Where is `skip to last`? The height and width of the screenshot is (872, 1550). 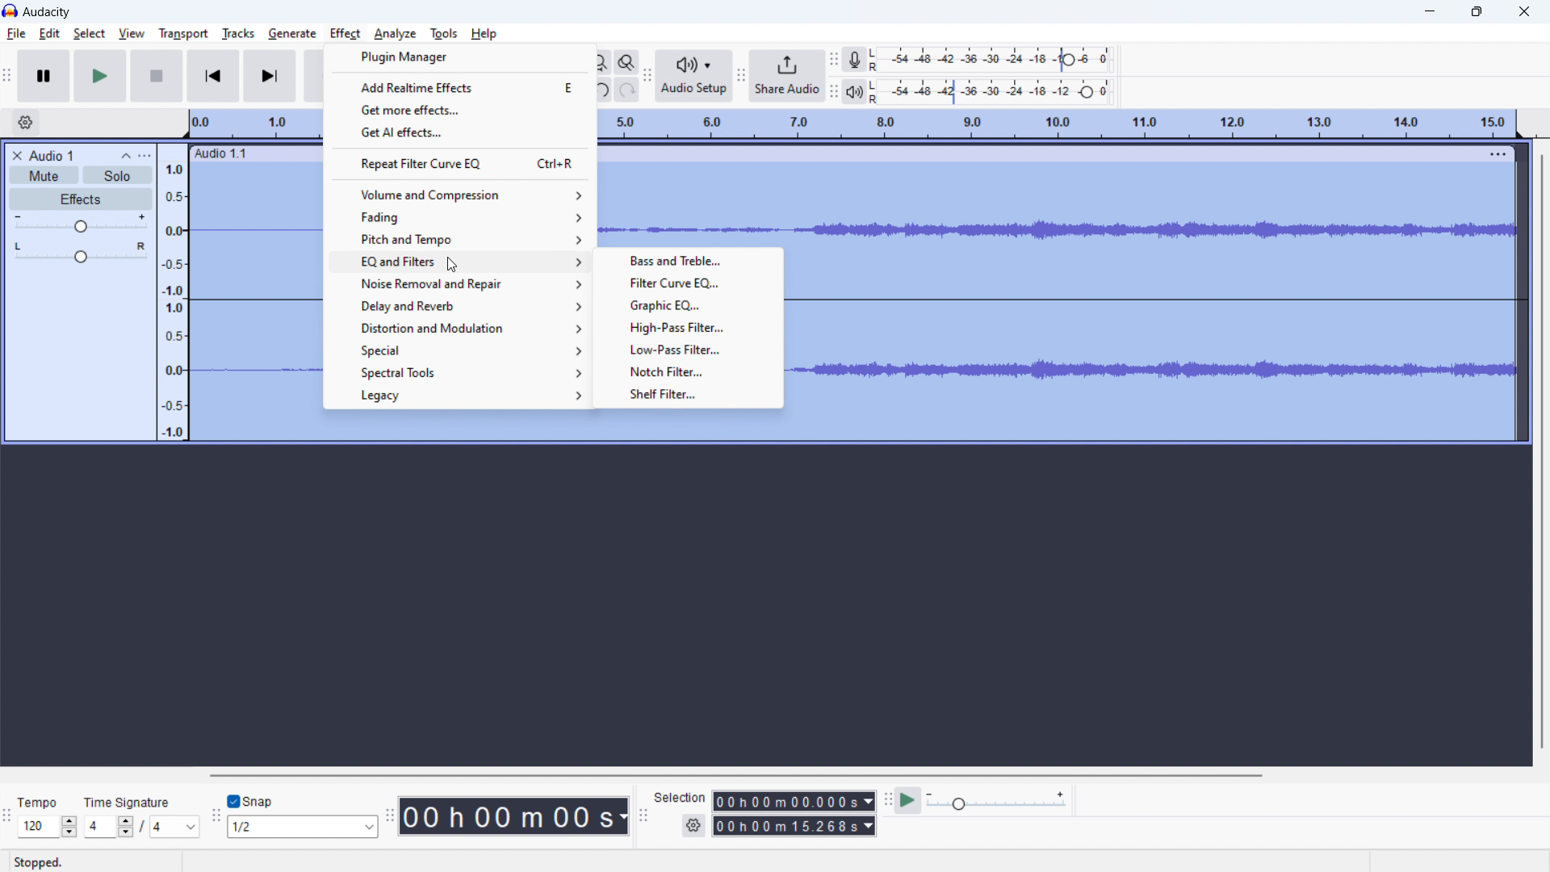
skip to last is located at coordinates (270, 77).